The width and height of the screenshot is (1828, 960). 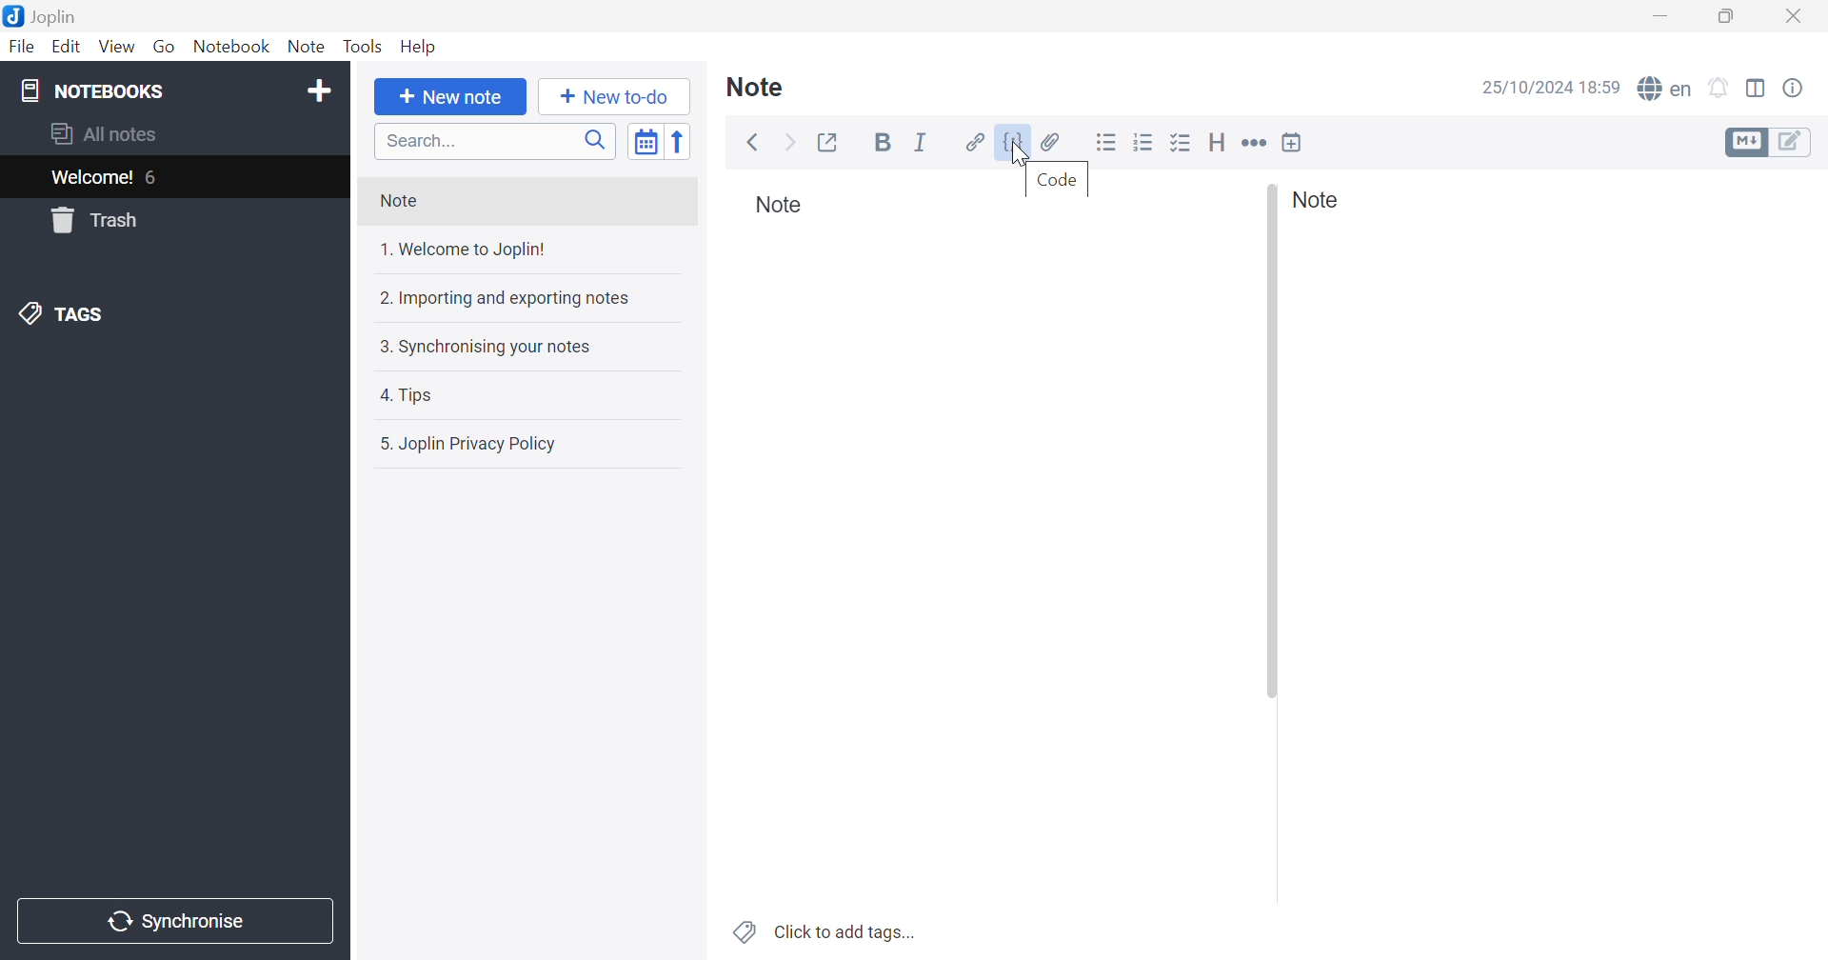 What do you see at coordinates (1528, 89) in the screenshot?
I see `25/10/2024` at bounding box center [1528, 89].